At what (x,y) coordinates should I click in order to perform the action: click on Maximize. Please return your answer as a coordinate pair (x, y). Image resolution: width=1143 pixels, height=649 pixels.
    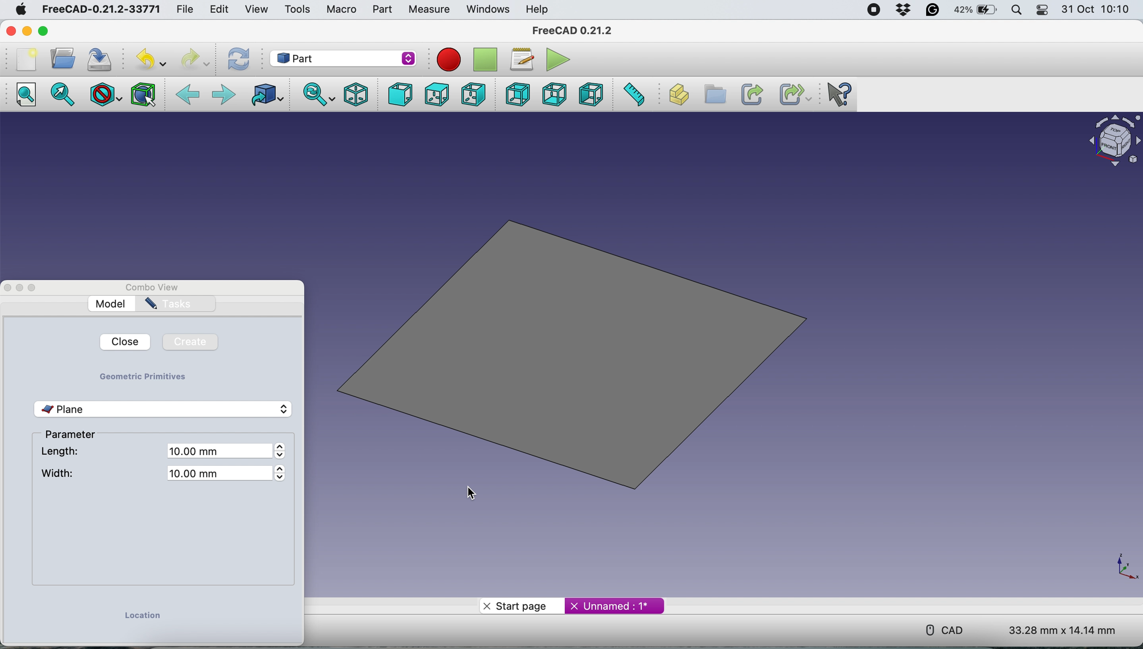
    Looking at the image, I should click on (36, 287).